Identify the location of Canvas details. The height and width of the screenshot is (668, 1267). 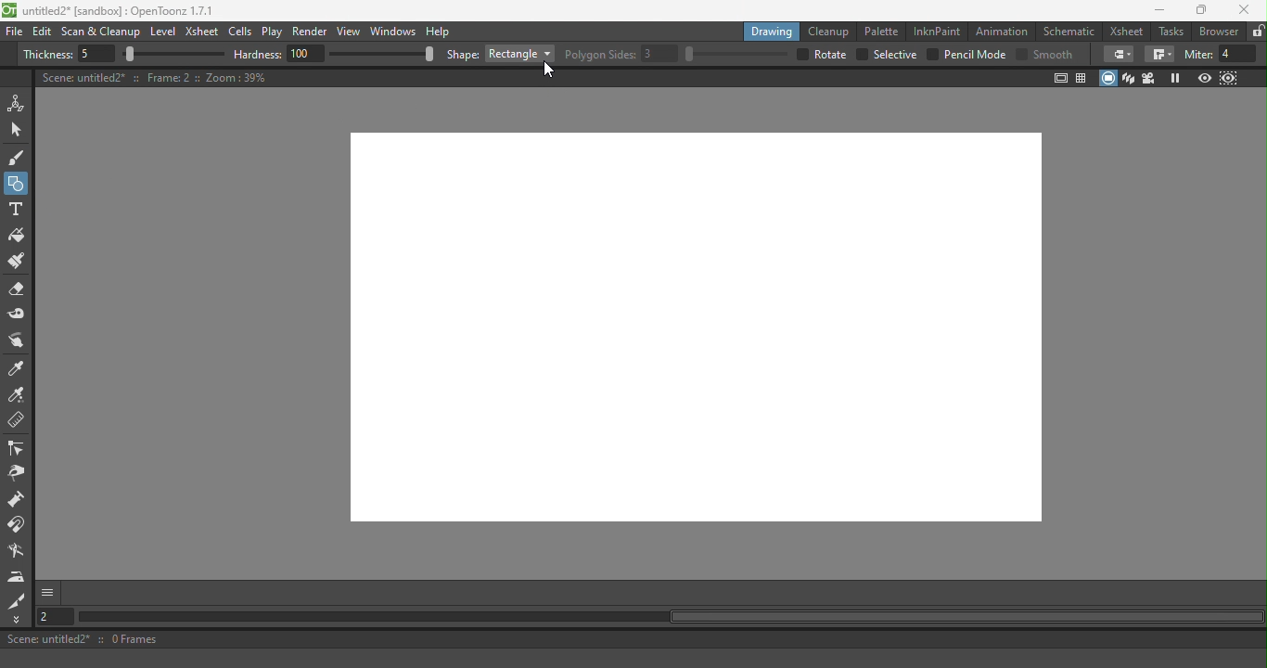
(155, 78).